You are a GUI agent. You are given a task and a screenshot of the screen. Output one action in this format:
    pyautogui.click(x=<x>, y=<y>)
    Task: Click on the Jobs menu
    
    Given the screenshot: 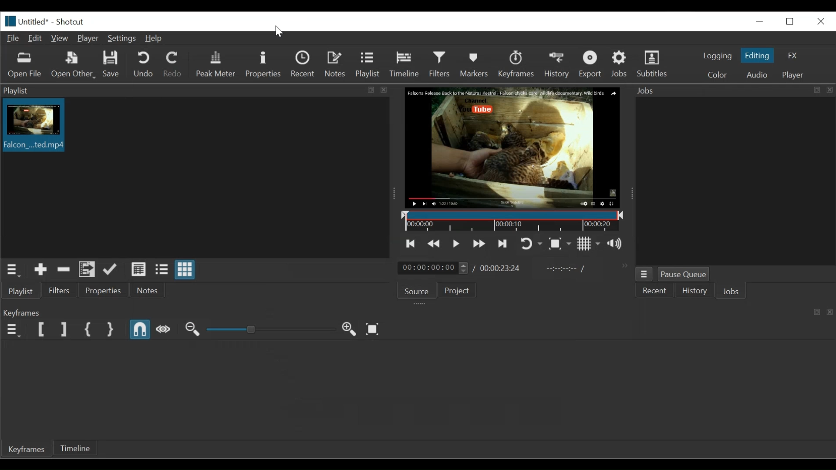 What is the action you would take?
    pyautogui.click(x=644, y=274)
    